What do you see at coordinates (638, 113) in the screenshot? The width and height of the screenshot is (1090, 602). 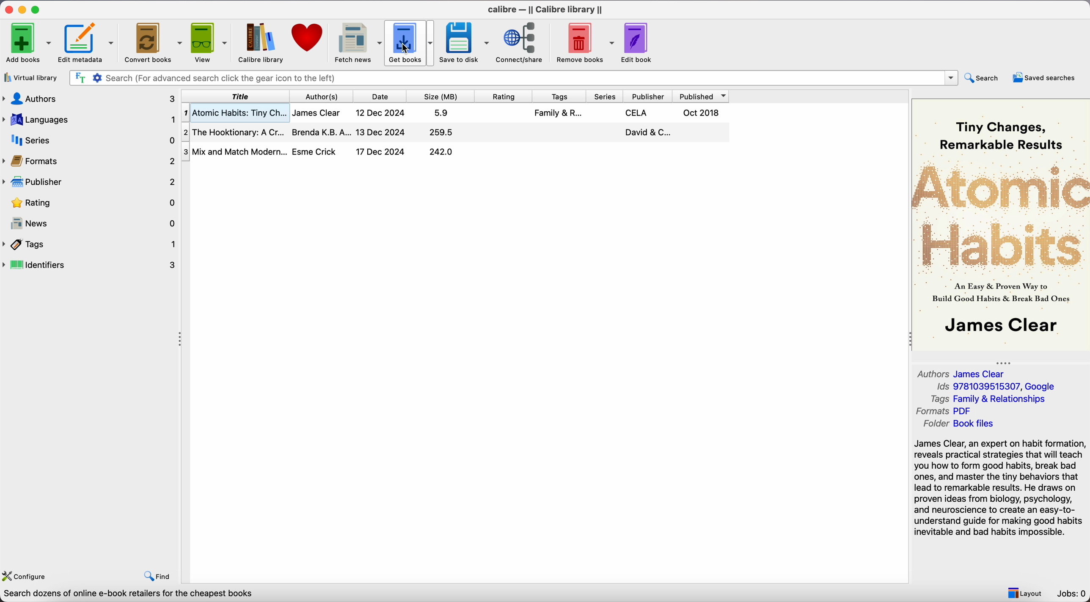 I see `CELA` at bounding box center [638, 113].